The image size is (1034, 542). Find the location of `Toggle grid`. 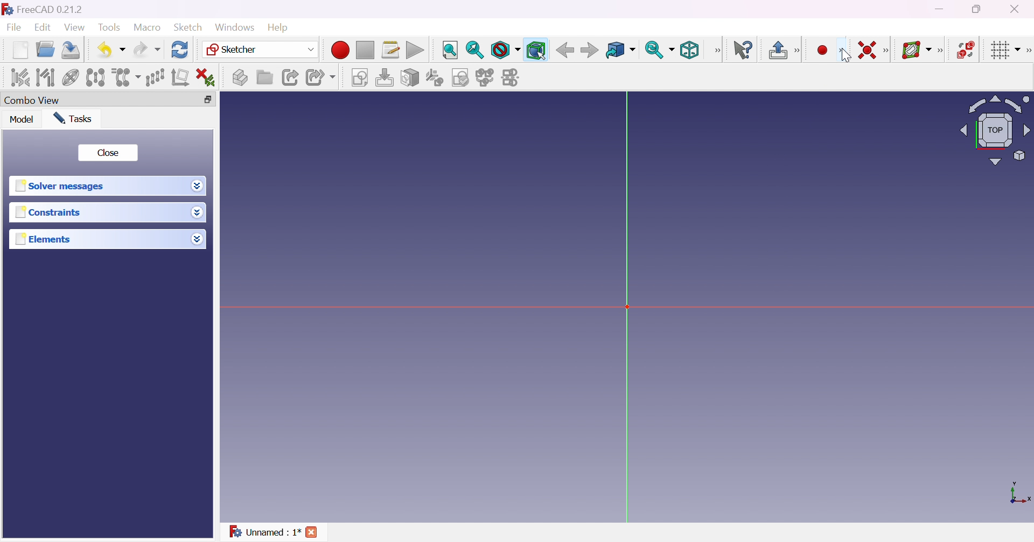

Toggle grid is located at coordinates (1003, 51).